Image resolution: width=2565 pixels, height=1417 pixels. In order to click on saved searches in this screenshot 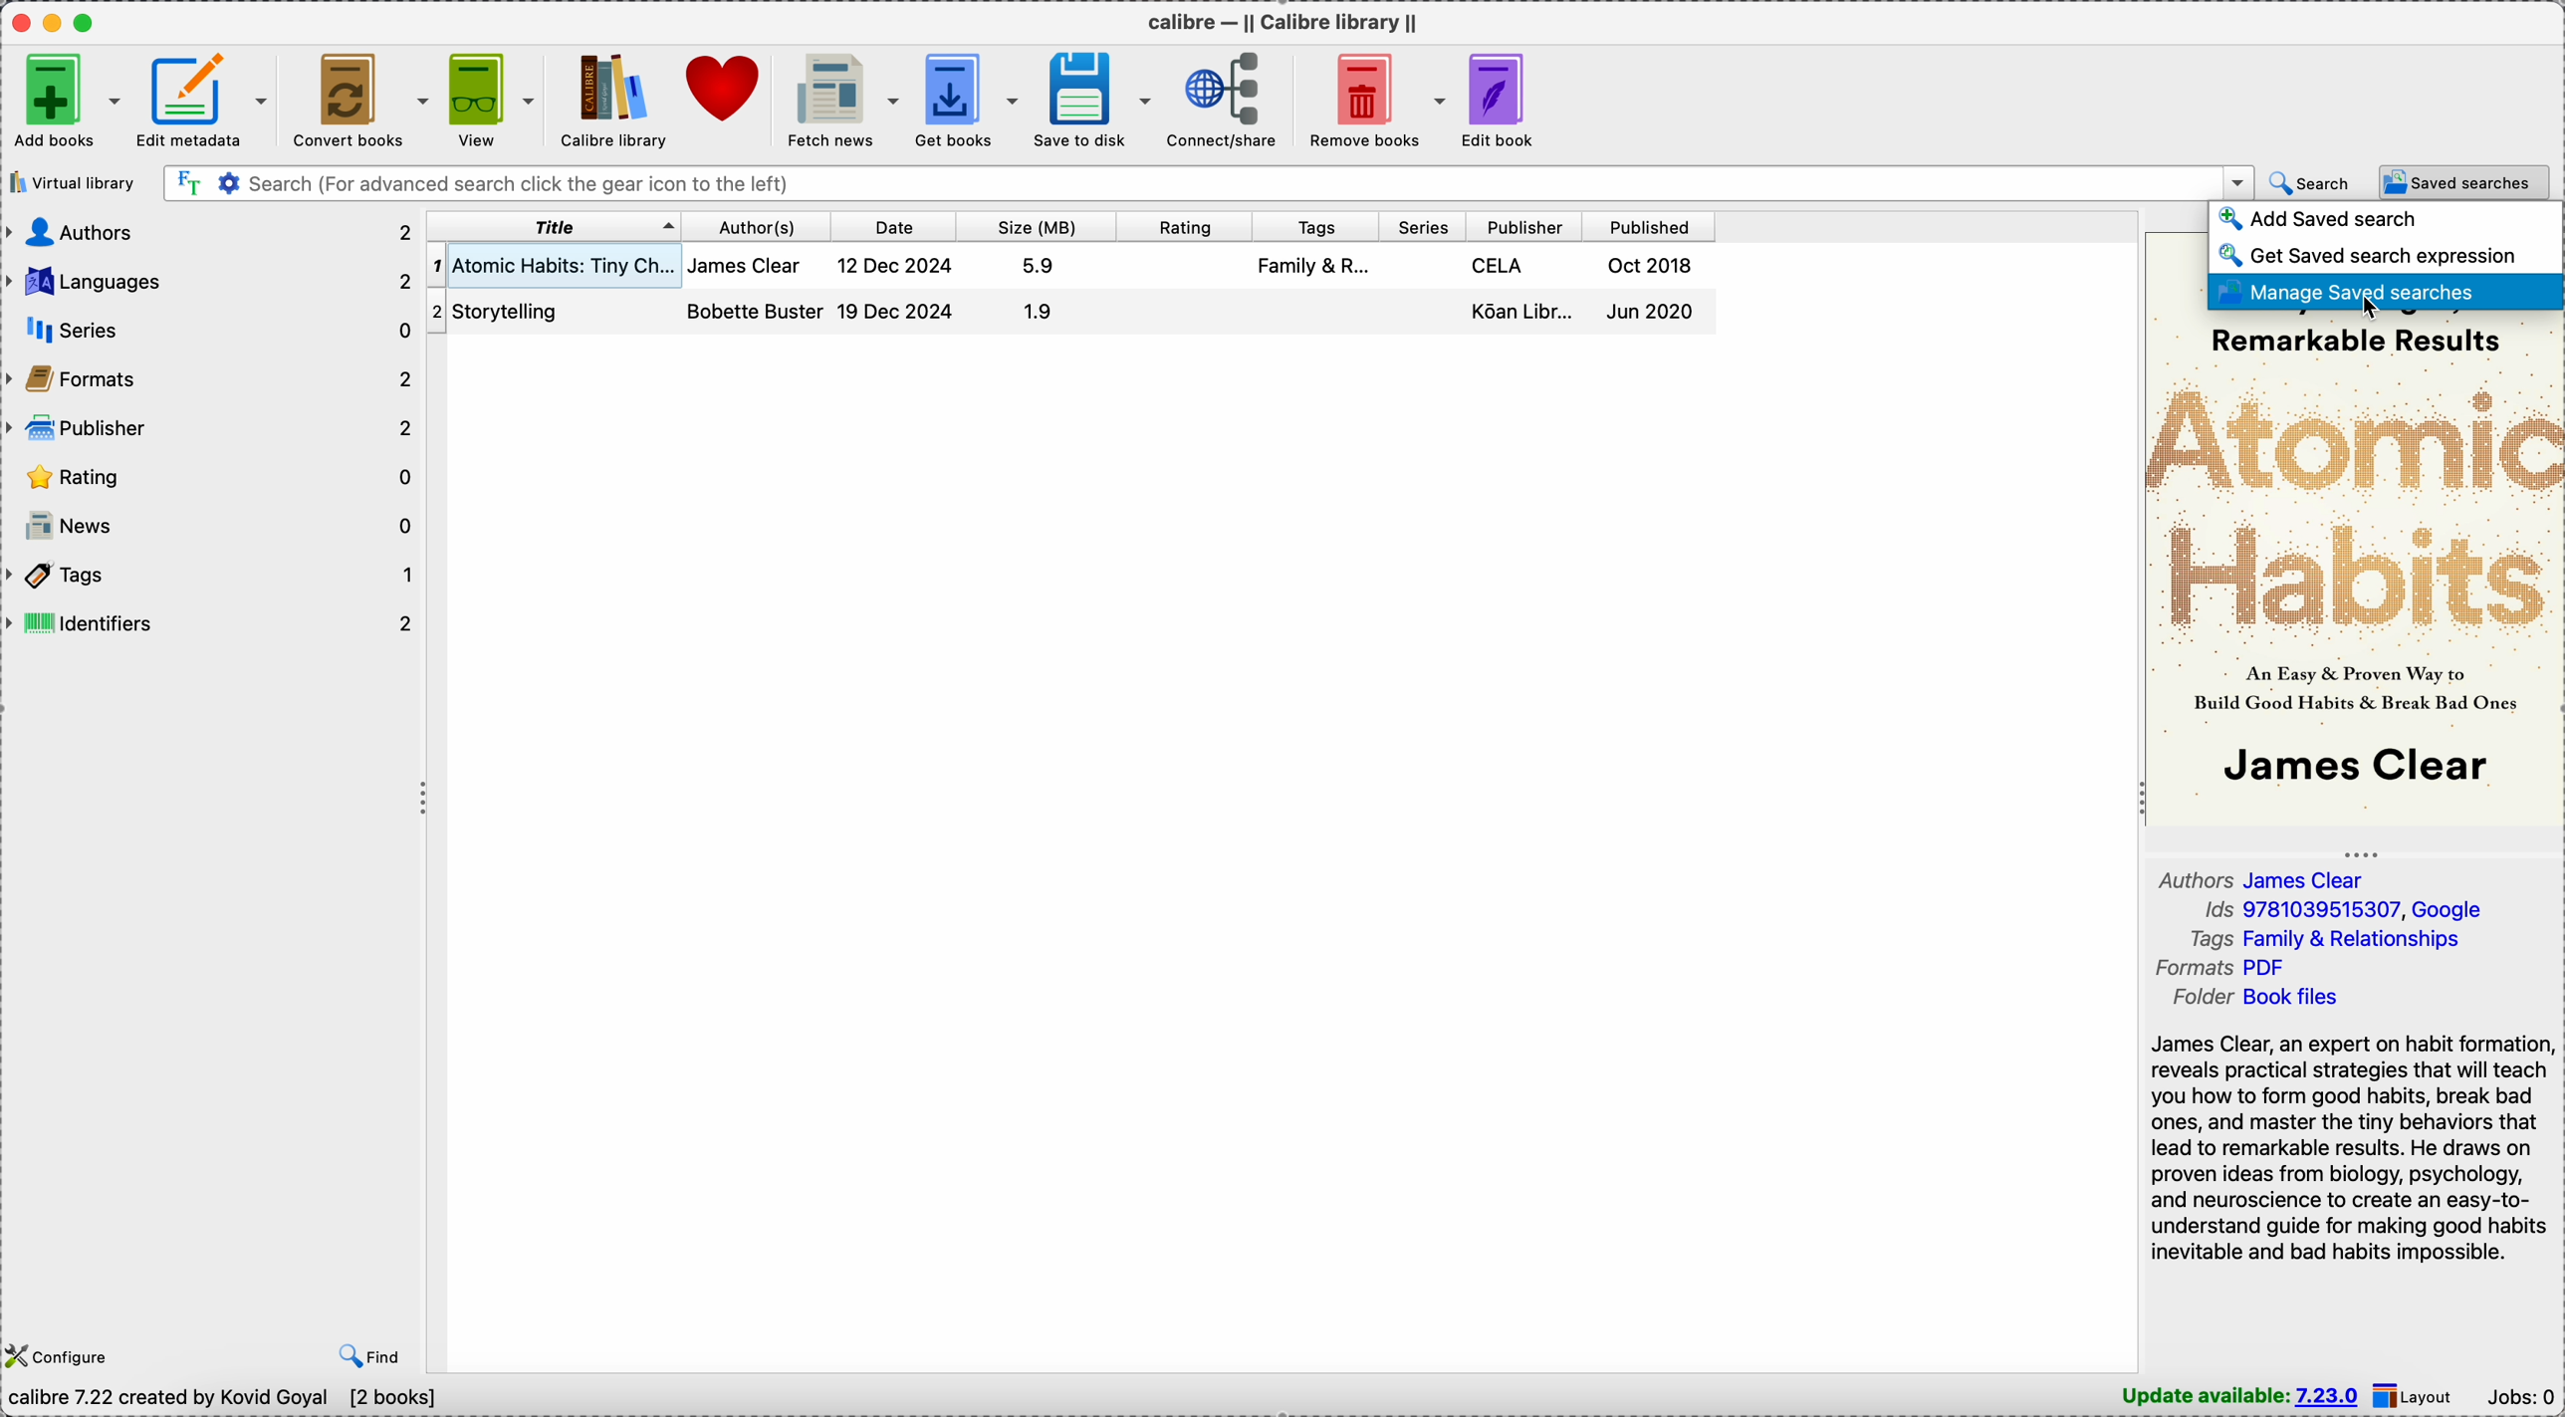, I will do `click(2463, 183)`.